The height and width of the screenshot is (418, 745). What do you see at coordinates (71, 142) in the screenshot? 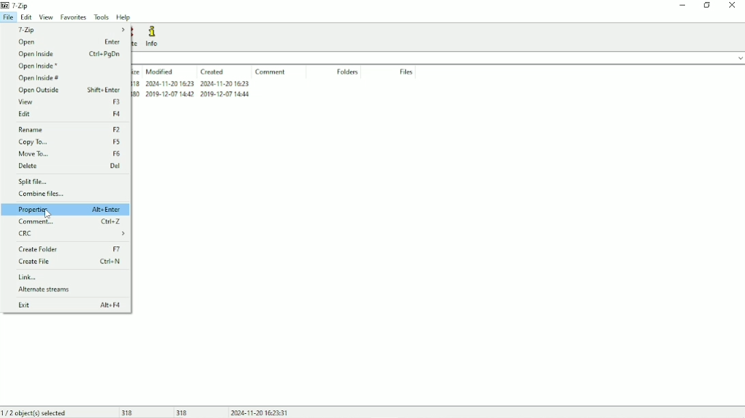
I see `Copy To` at bounding box center [71, 142].